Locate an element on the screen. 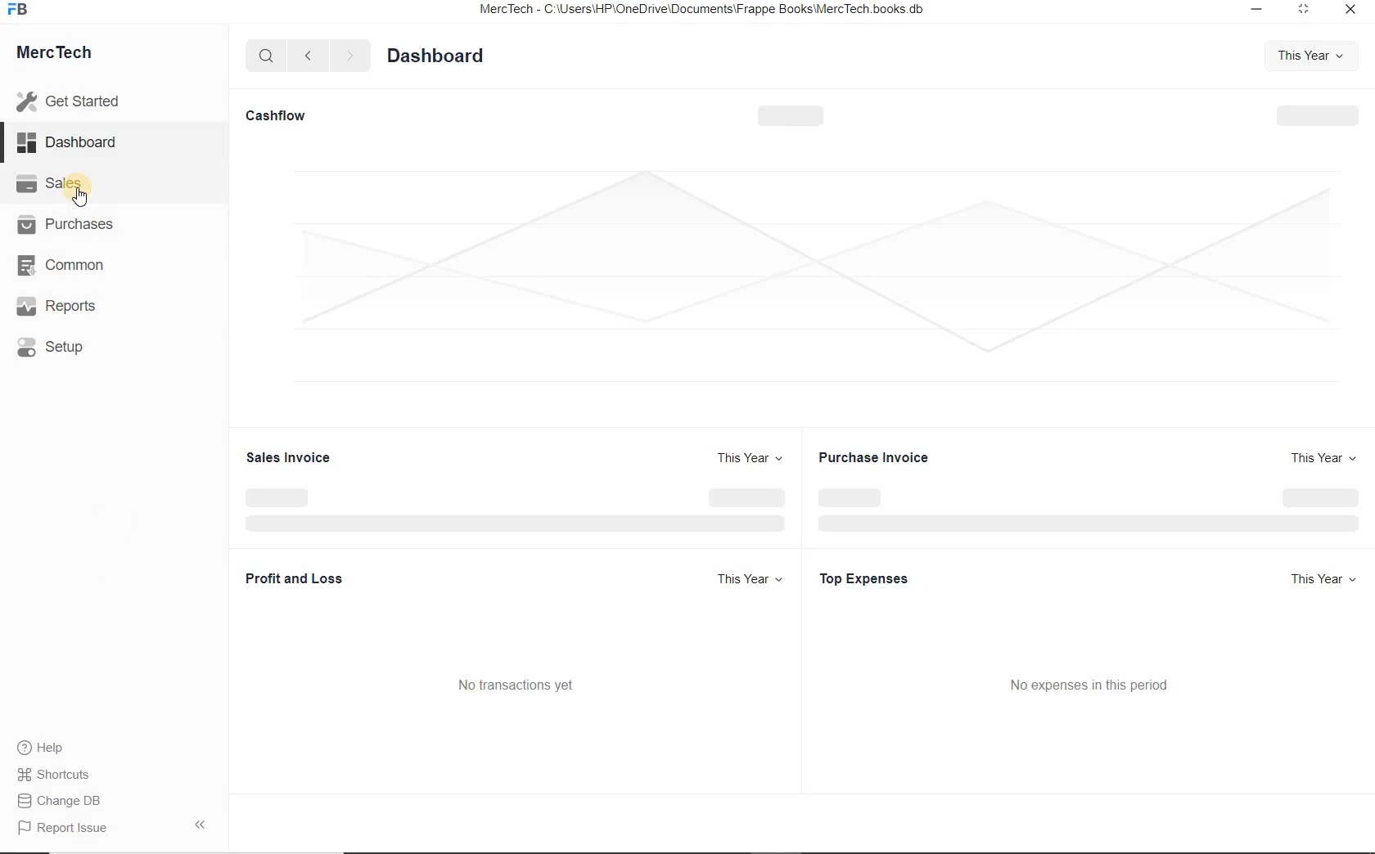 This screenshot has height=854, width=1375. Change DB is located at coordinates (61, 801).